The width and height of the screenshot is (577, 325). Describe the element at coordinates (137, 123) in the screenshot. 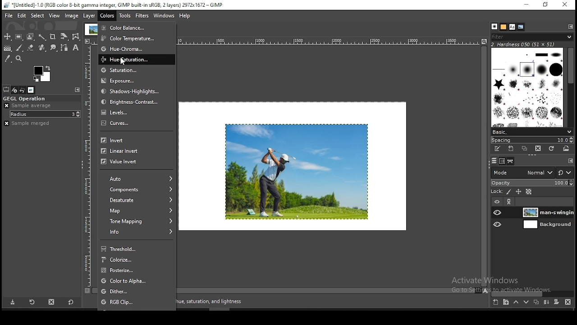

I see `curves` at that location.